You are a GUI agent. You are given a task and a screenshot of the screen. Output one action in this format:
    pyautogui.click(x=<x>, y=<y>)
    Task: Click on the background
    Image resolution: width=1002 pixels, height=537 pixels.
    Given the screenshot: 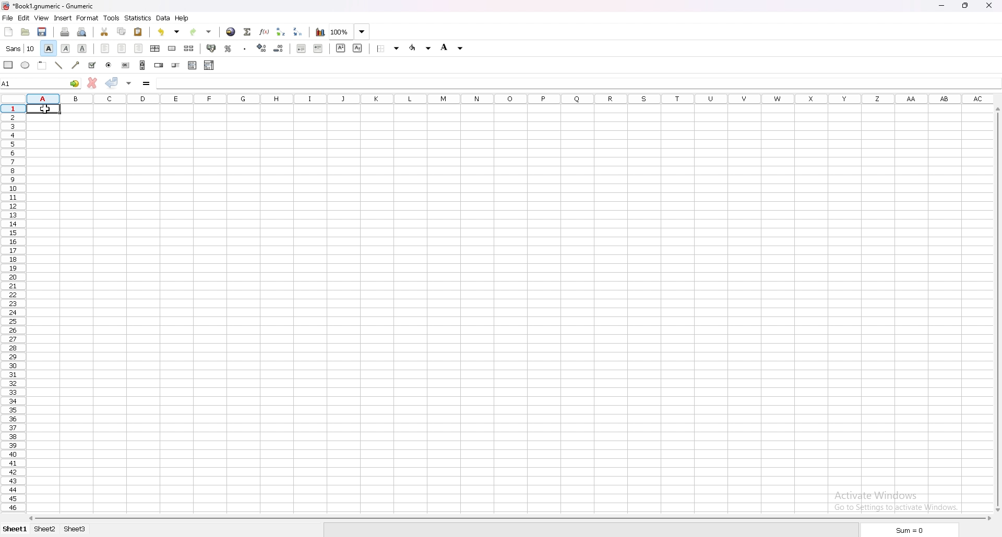 What is the action you would take?
    pyautogui.click(x=420, y=48)
    